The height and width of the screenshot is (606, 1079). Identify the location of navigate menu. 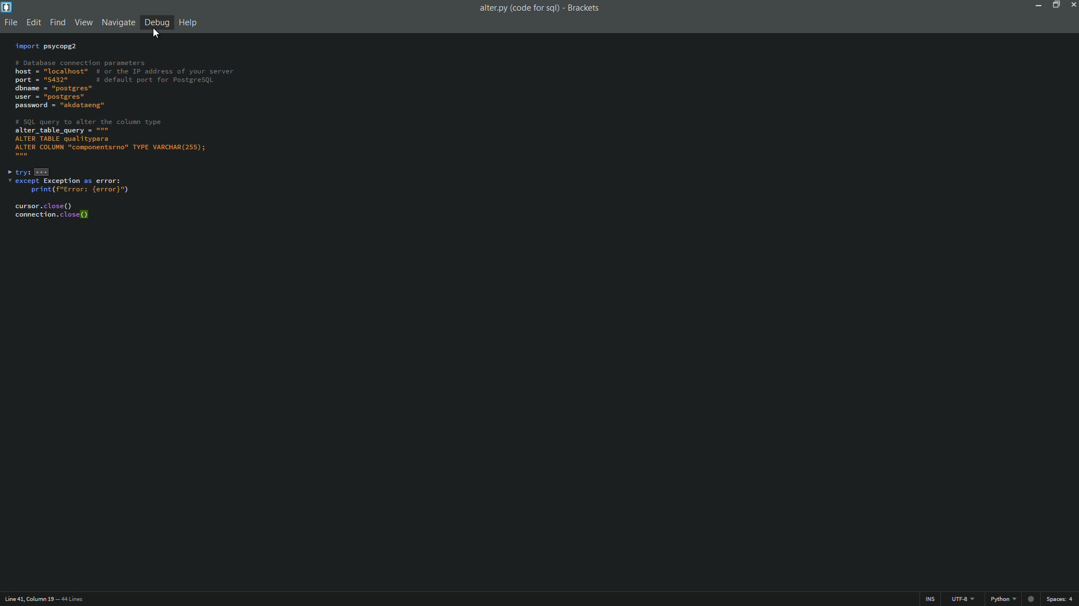
(117, 22).